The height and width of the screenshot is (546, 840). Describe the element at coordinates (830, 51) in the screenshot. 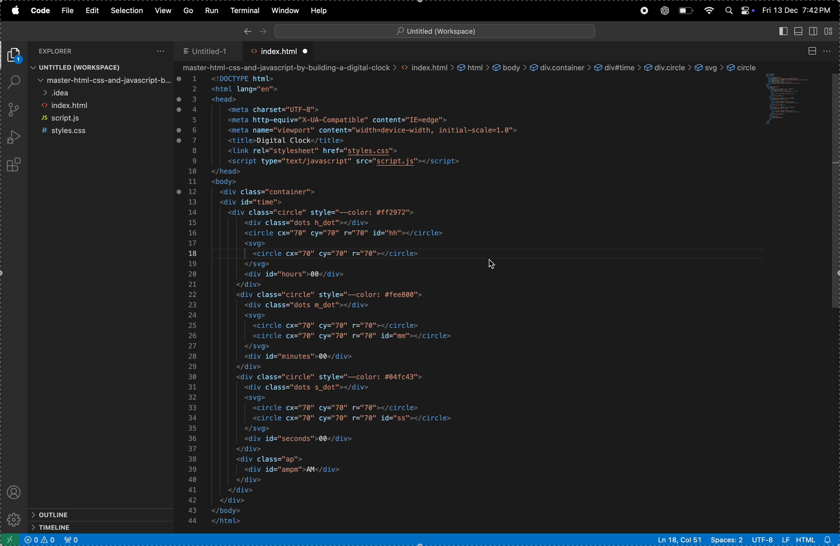

I see `options` at that location.